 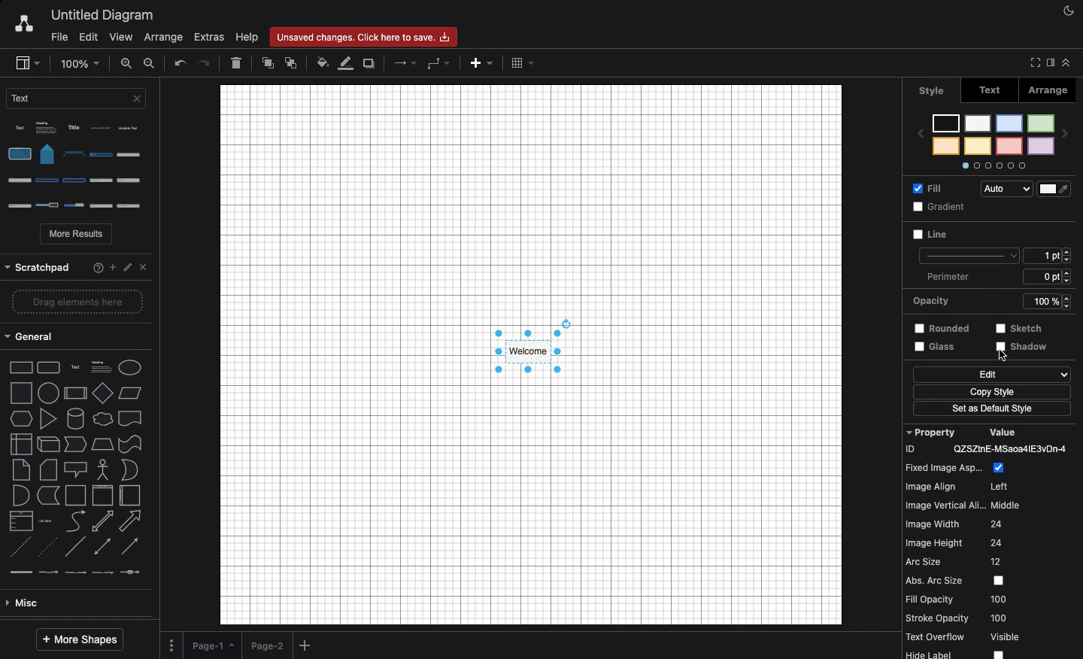 What do you see at coordinates (522, 62) in the screenshot?
I see `Table` at bounding box center [522, 62].